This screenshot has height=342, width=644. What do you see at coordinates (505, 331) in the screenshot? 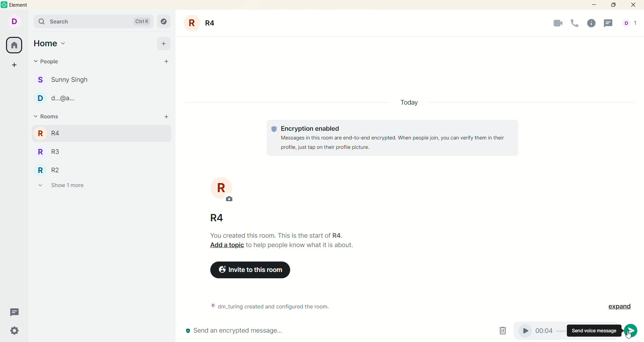
I see `delete` at bounding box center [505, 331].